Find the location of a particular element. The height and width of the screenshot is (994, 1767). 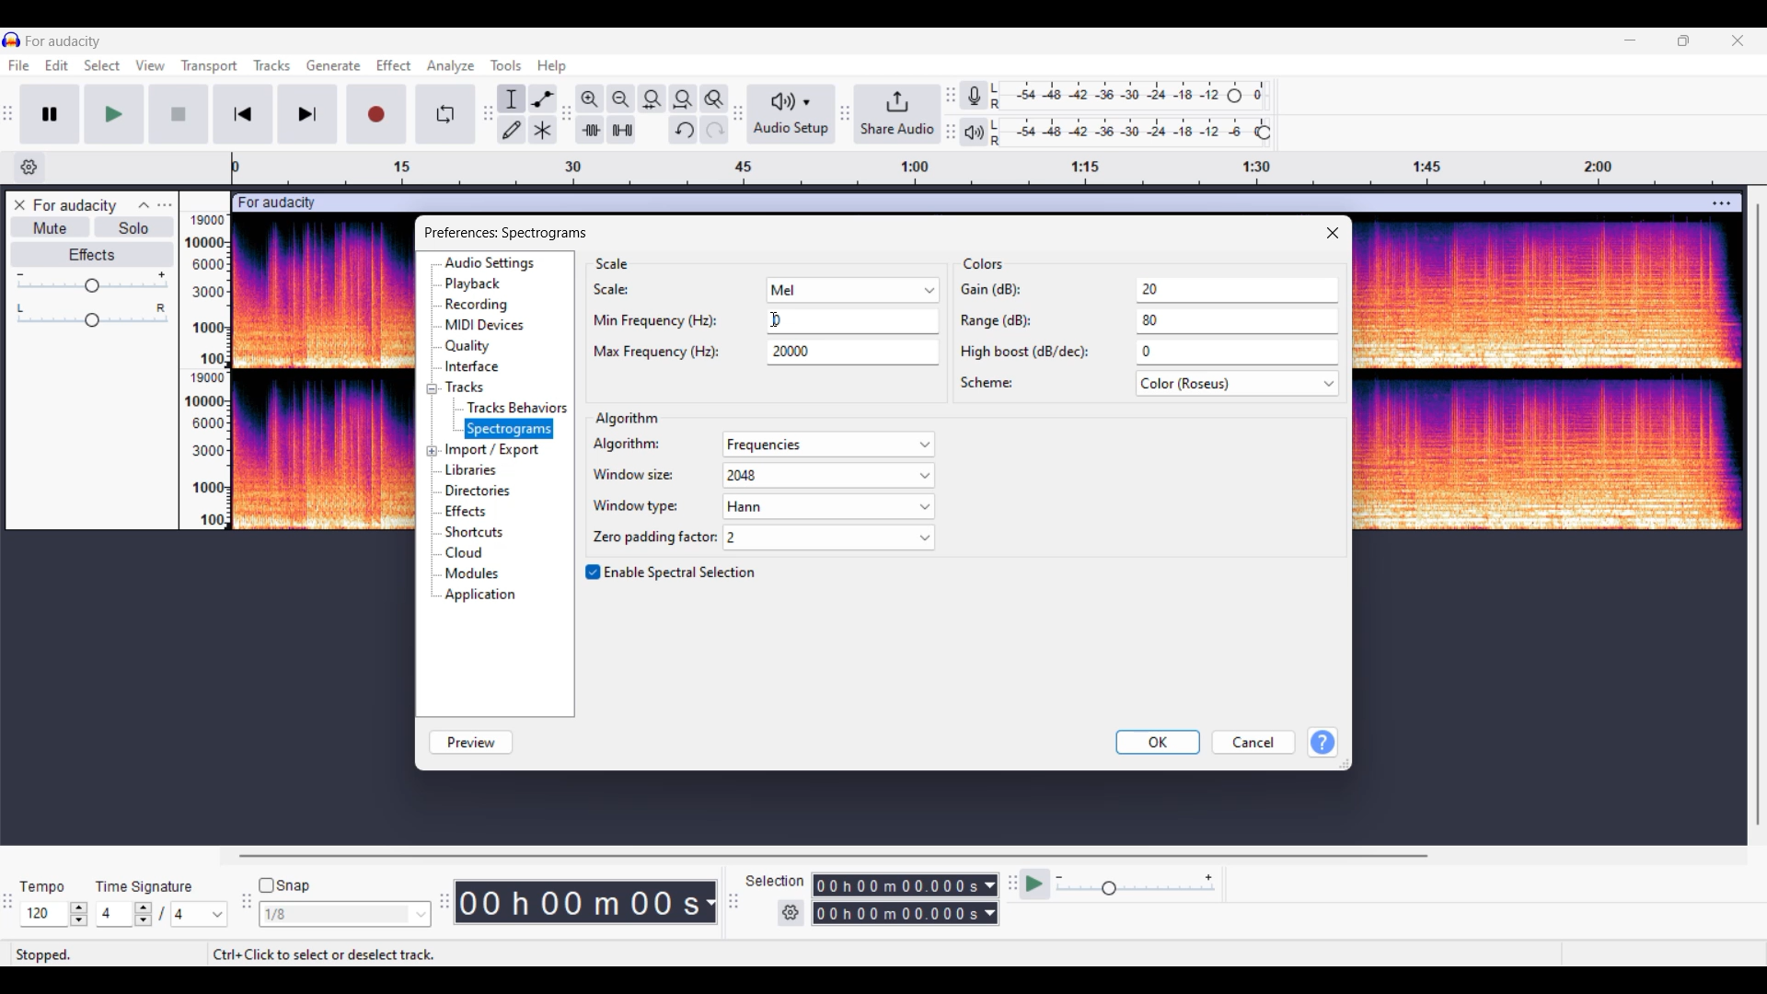

Generate menu is located at coordinates (334, 65).